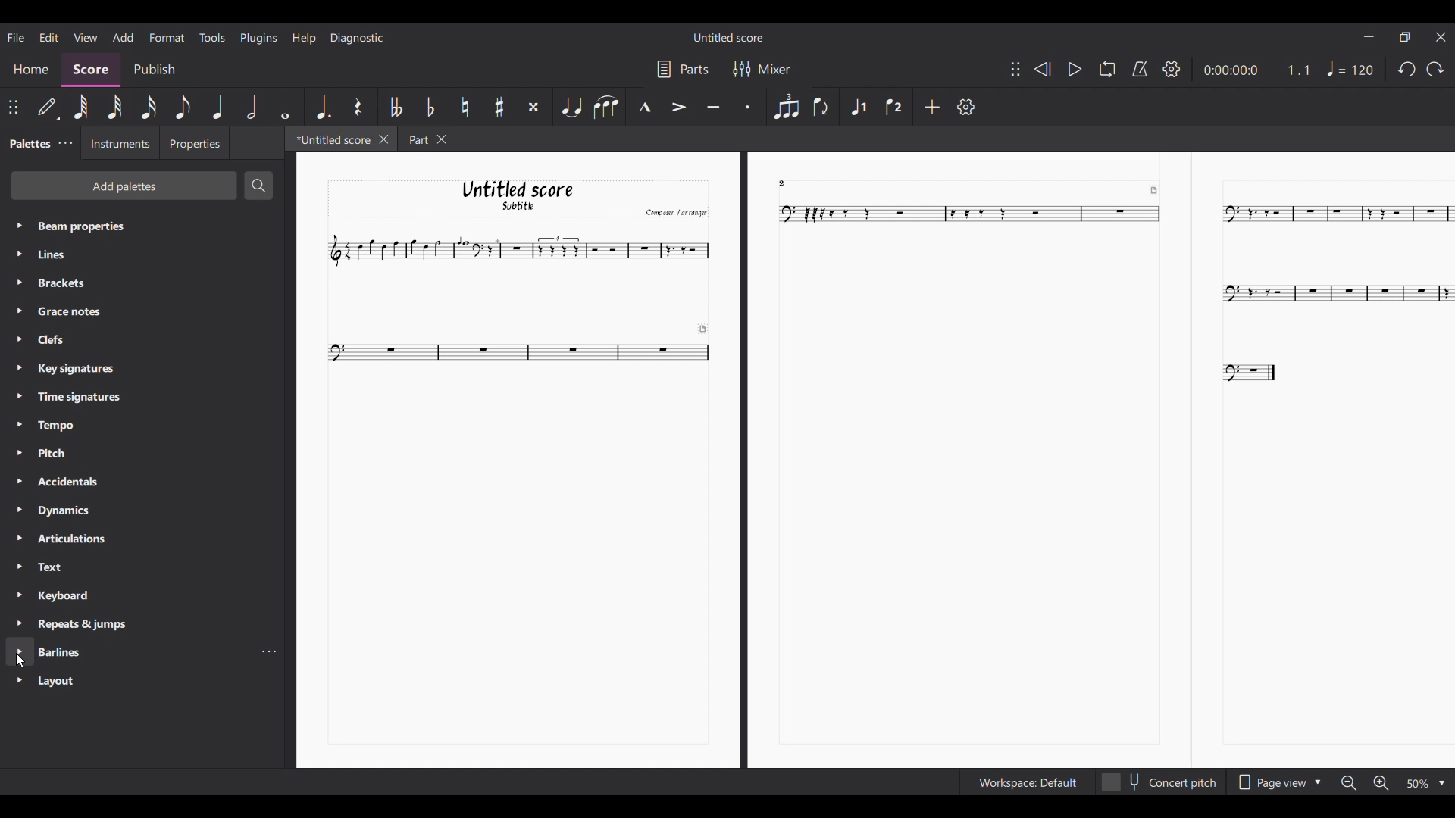  What do you see at coordinates (13, 107) in the screenshot?
I see `Change position` at bounding box center [13, 107].